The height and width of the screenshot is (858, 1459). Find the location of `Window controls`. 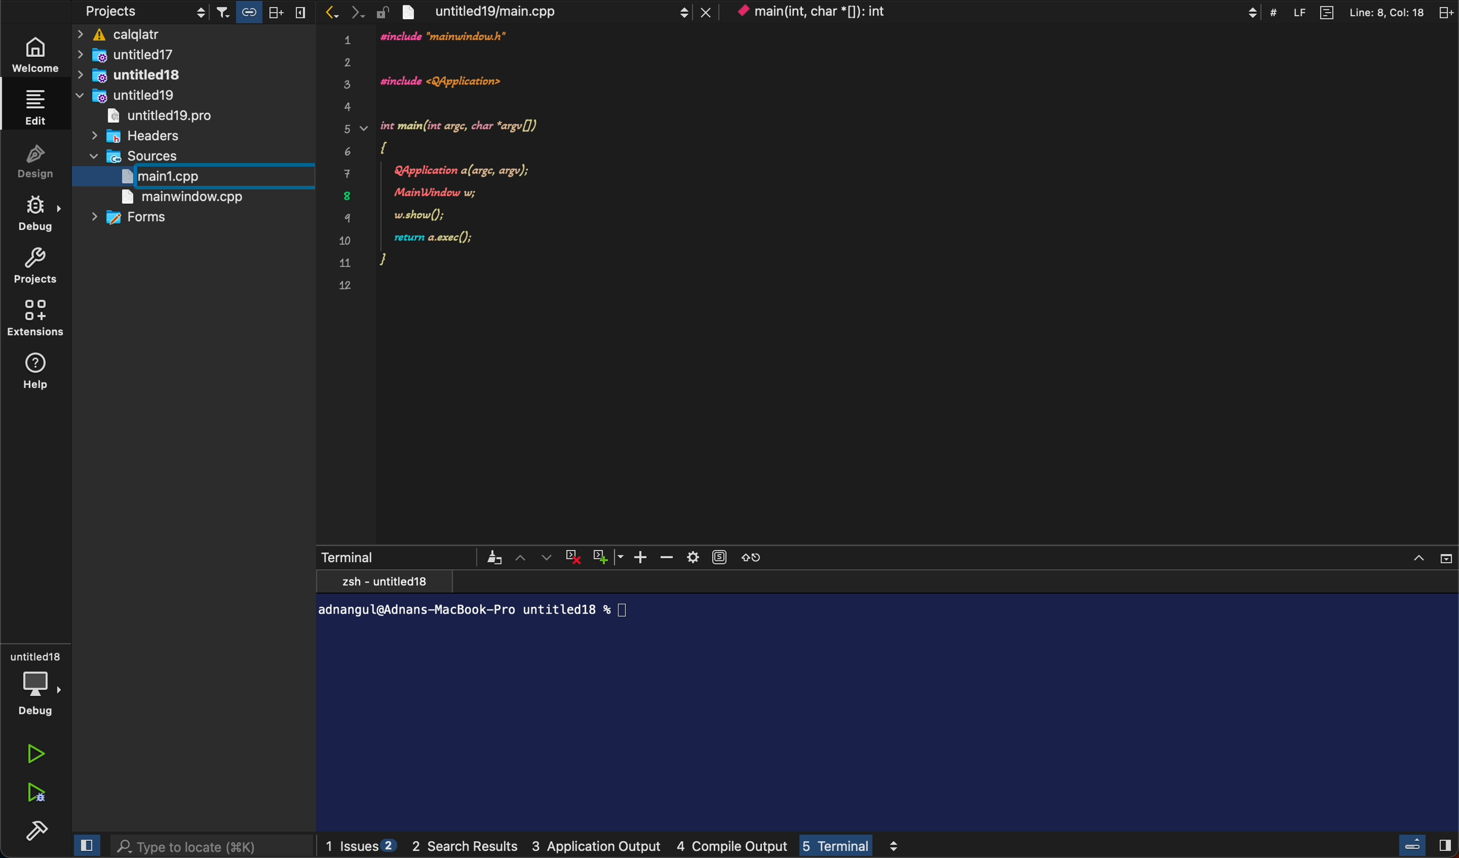

Window controls is located at coordinates (1431, 556).